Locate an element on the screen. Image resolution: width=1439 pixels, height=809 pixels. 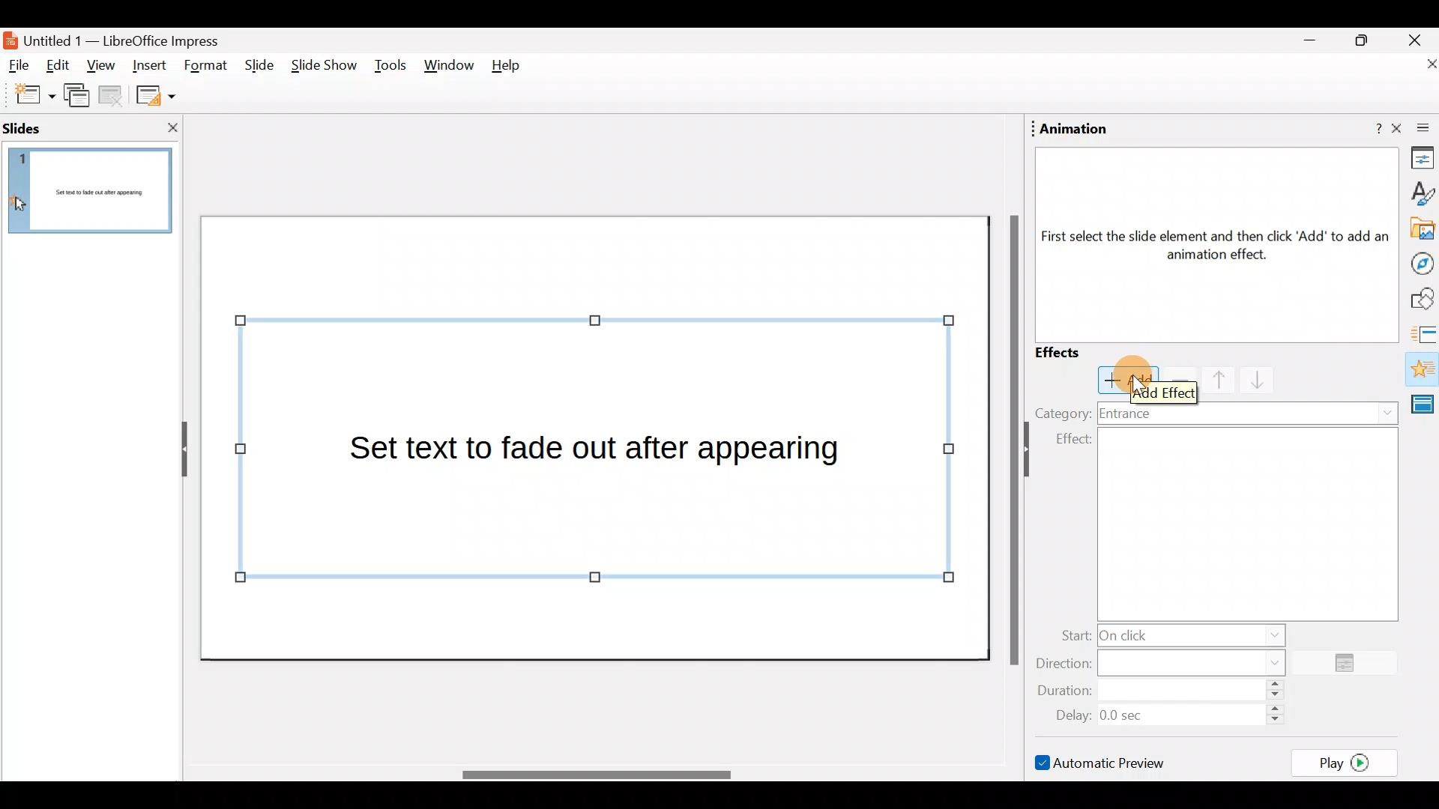
Delete slide is located at coordinates (113, 97).